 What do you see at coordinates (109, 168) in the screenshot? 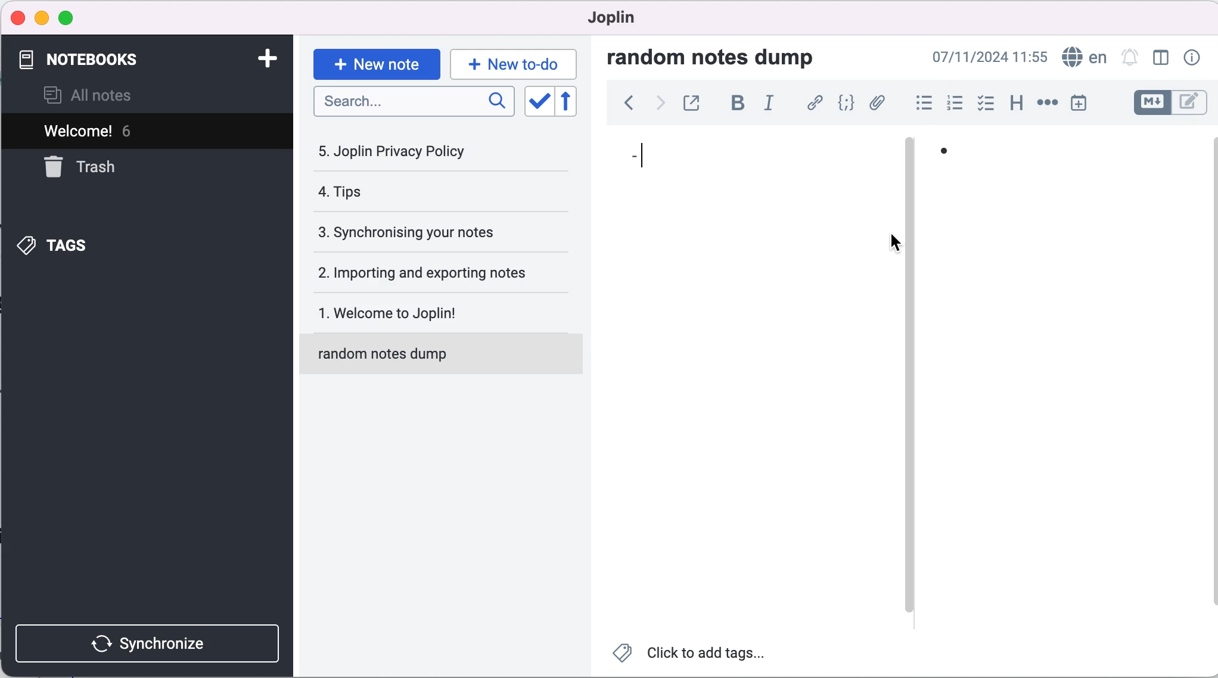
I see `trash` at bounding box center [109, 168].